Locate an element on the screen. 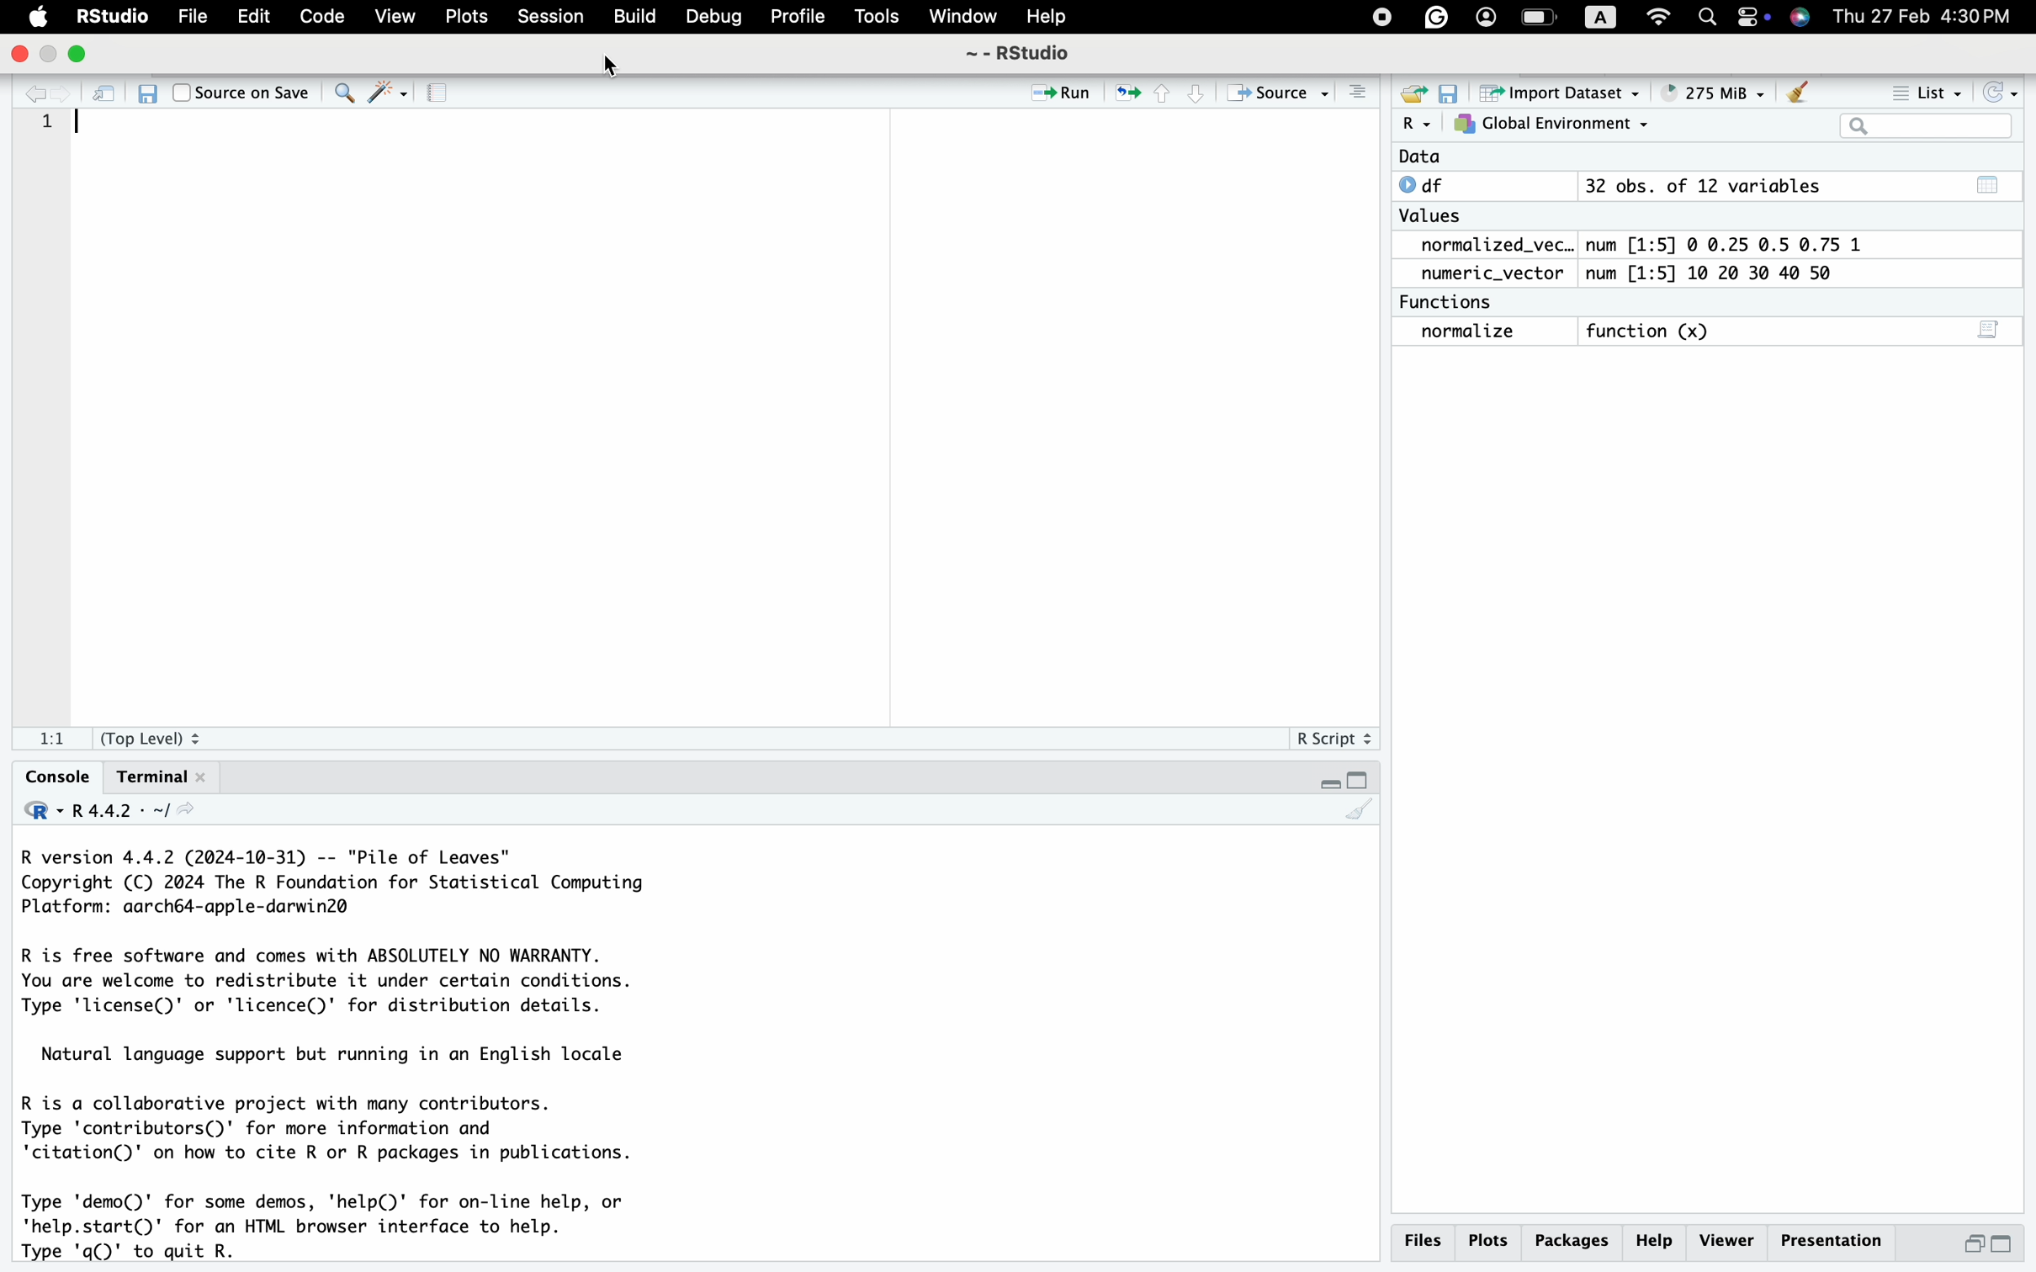 The width and height of the screenshot is (2036, 1272). profile is located at coordinates (796, 18).